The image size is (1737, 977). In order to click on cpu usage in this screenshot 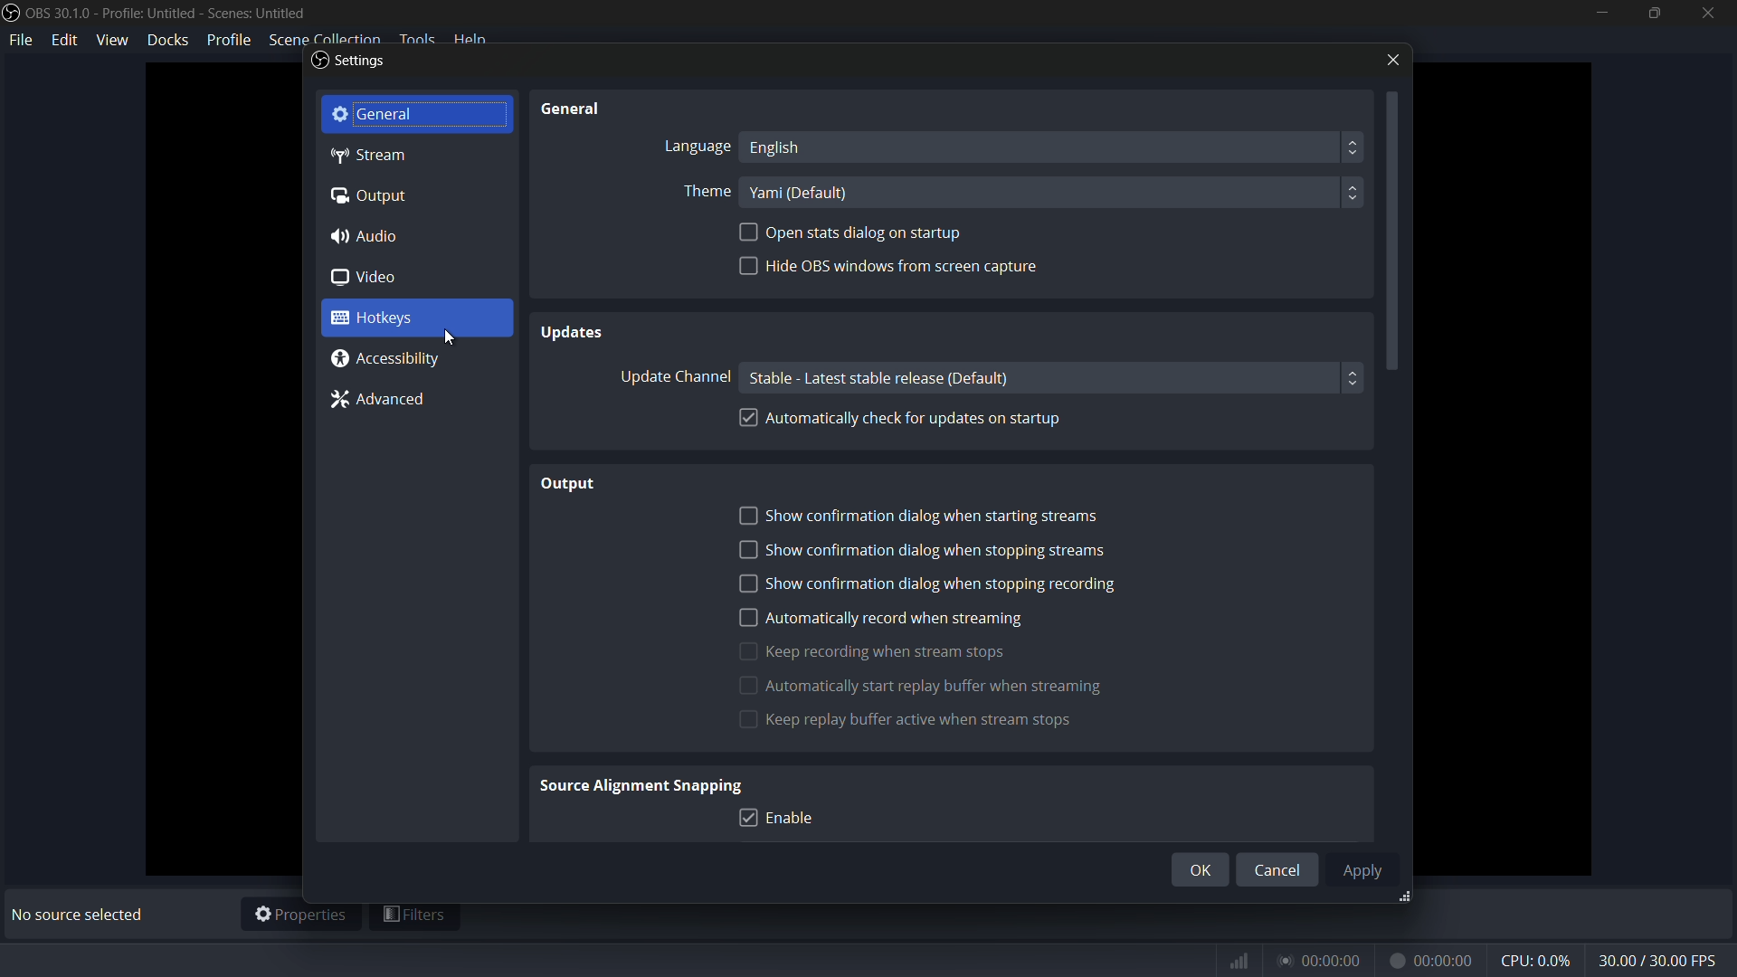, I will do `click(1538, 960)`.